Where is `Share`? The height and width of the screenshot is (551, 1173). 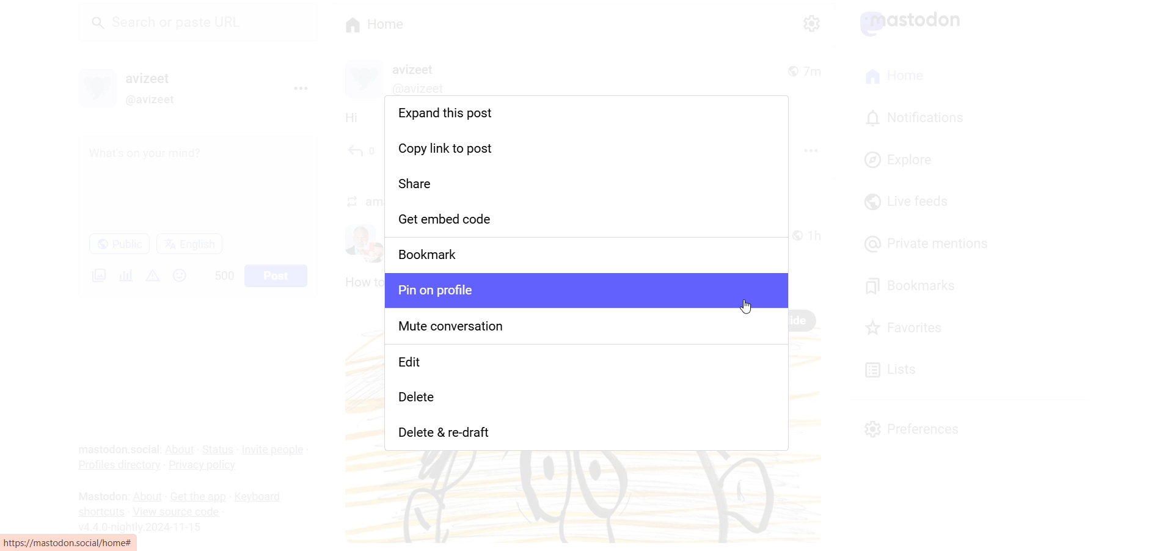
Share is located at coordinates (587, 183).